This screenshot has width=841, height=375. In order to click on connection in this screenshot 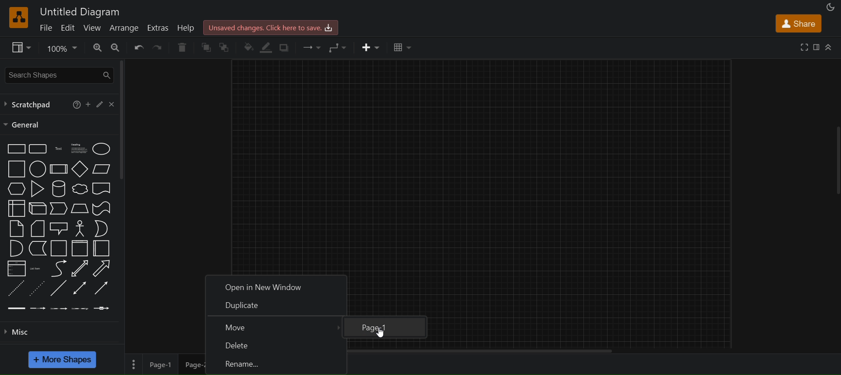, I will do `click(312, 47)`.